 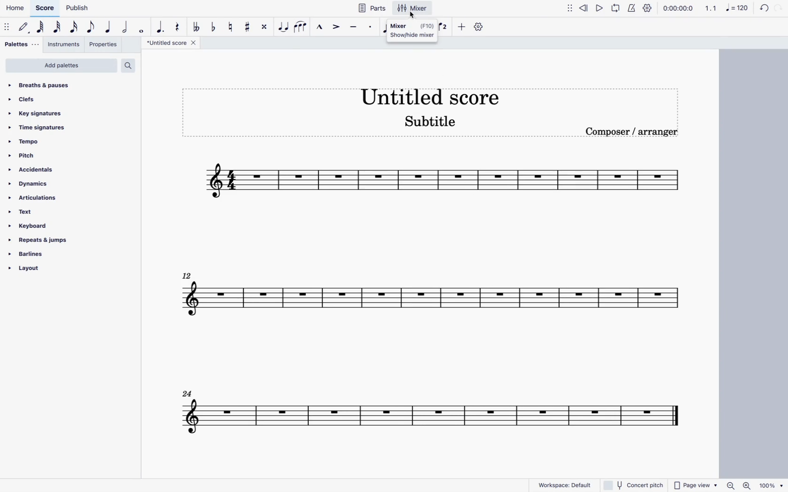 I want to click on toggle double flat, so click(x=196, y=27).